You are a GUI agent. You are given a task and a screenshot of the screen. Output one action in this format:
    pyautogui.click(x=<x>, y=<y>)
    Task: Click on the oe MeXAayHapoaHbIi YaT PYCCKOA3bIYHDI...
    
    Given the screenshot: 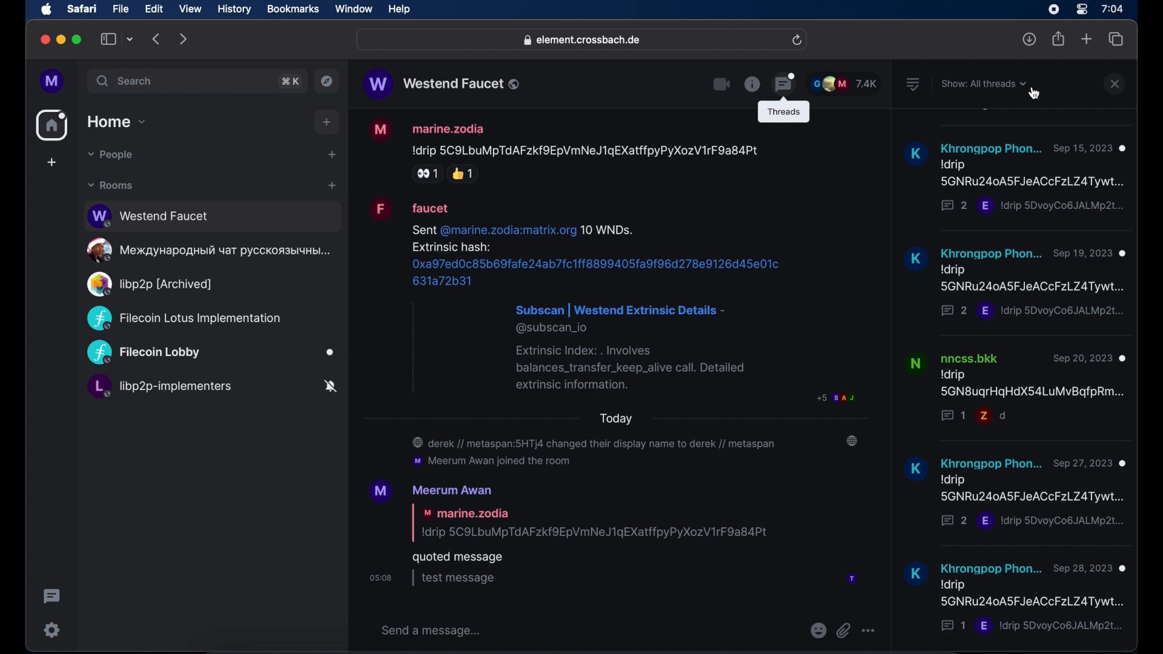 What is the action you would take?
    pyautogui.click(x=210, y=251)
    